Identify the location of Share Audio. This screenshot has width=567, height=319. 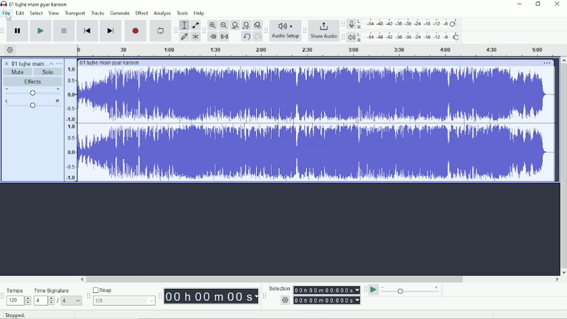
(324, 31).